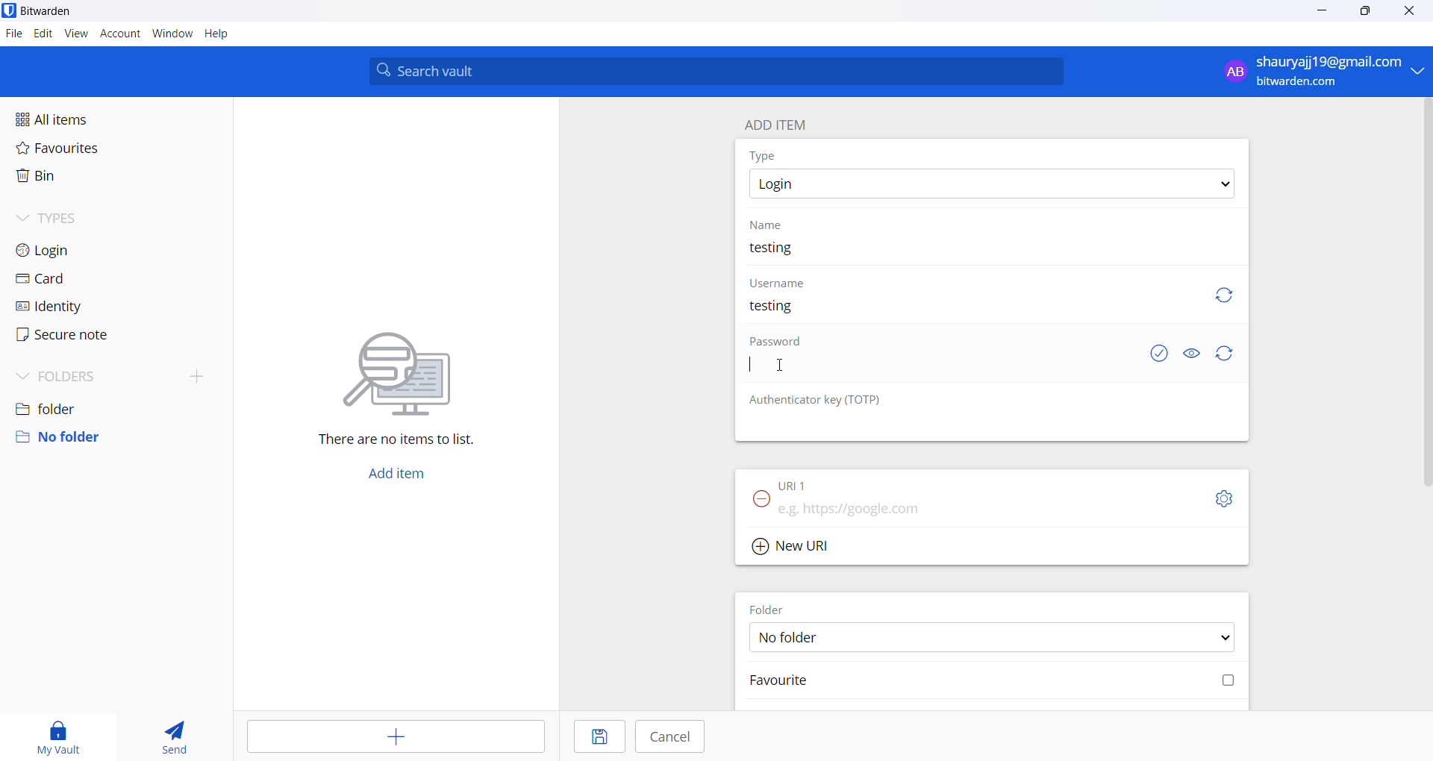 Image resolution: width=1433 pixels, height=761 pixels. What do you see at coordinates (961, 310) in the screenshot?
I see `username input box. user name added "testing"` at bounding box center [961, 310].